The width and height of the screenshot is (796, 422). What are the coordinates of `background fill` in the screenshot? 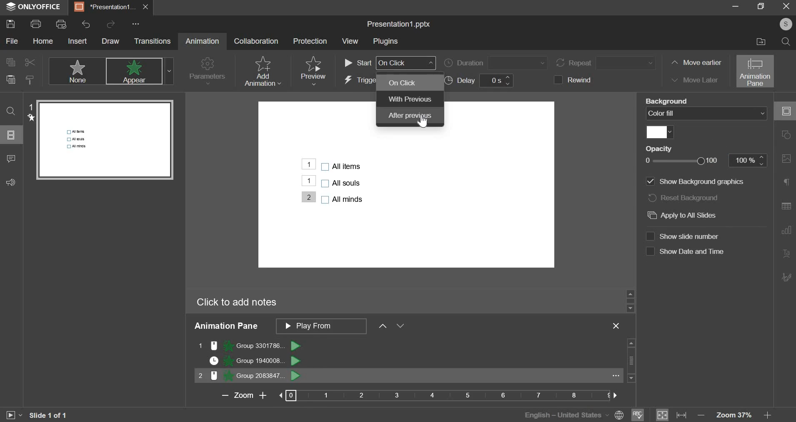 It's located at (708, 113).